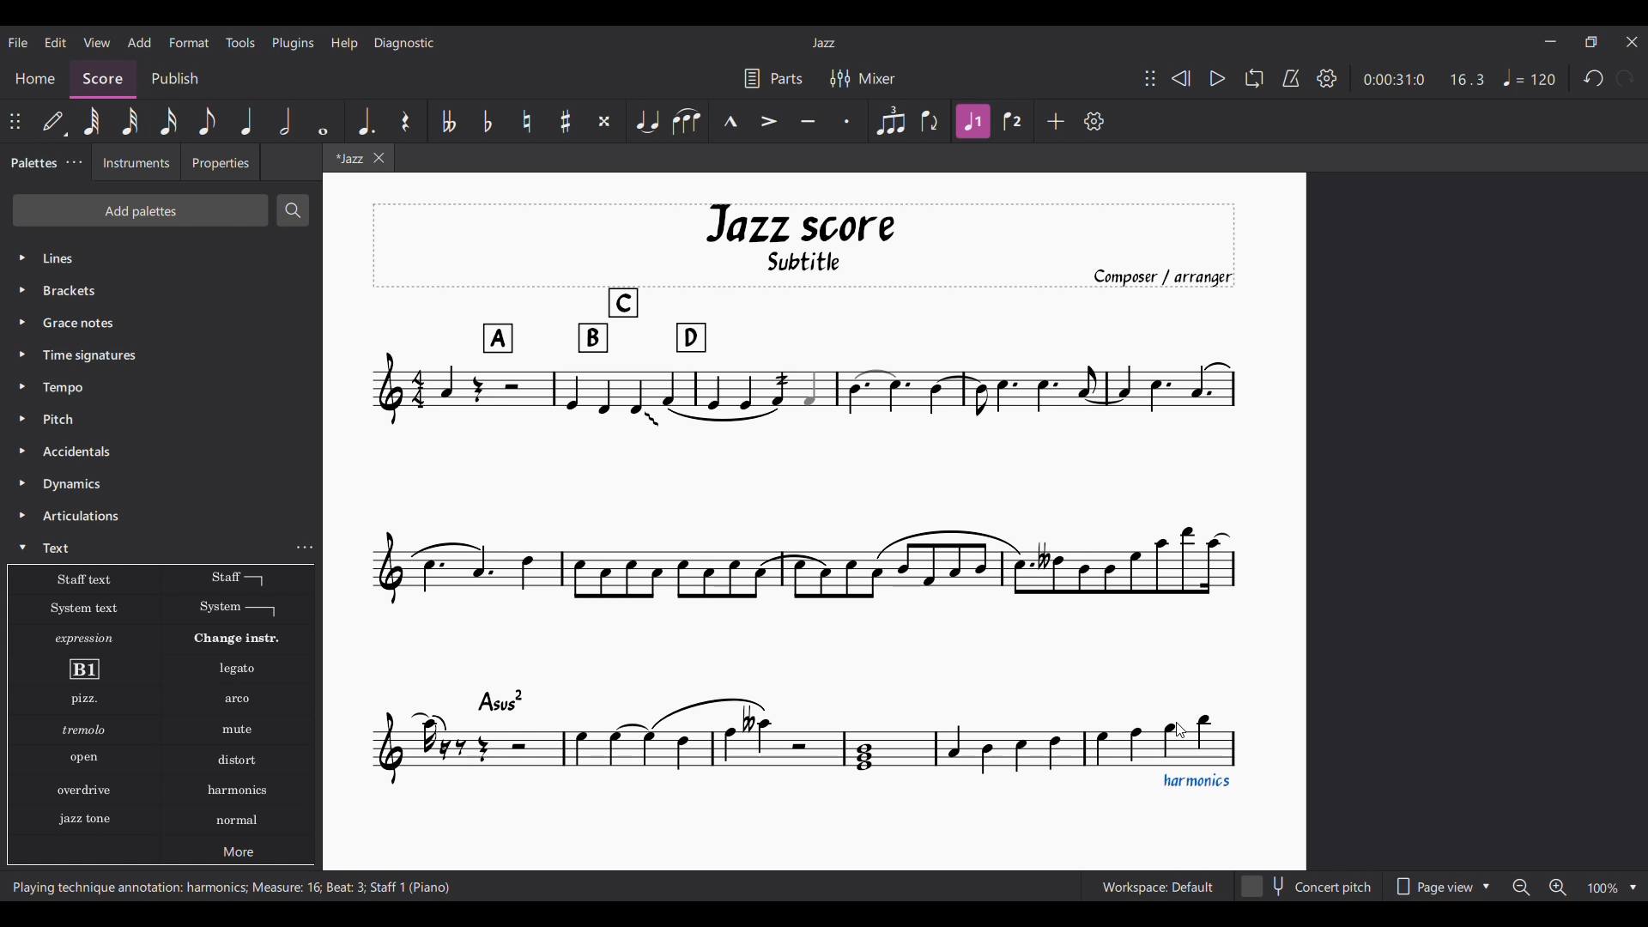  What do you see at coordinates (293, 43) in the screenshot?
I see `Plugins menu` at bounding box center [293, 43].